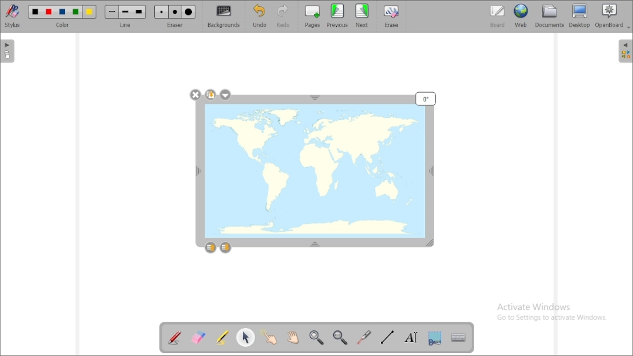 Image resolution: width=633 pixels, height=356 pixels. What do you see at coordinates (549, 16) in the screenshot?
I see `documents` at bounding box center [549, 16].